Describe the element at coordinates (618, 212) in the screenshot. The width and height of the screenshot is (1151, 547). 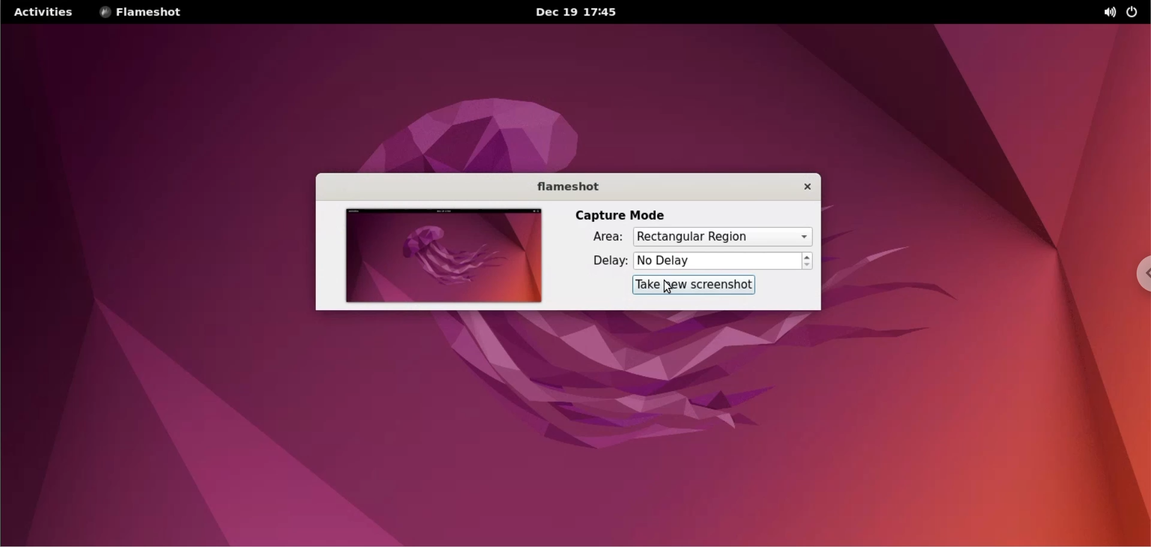
I see `capture mode ` at that location.